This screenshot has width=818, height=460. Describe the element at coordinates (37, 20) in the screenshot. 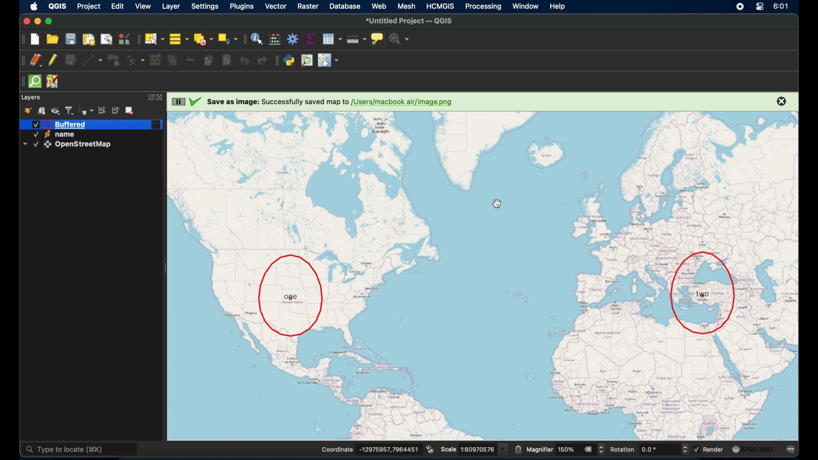

I see `minimize ` at that location.